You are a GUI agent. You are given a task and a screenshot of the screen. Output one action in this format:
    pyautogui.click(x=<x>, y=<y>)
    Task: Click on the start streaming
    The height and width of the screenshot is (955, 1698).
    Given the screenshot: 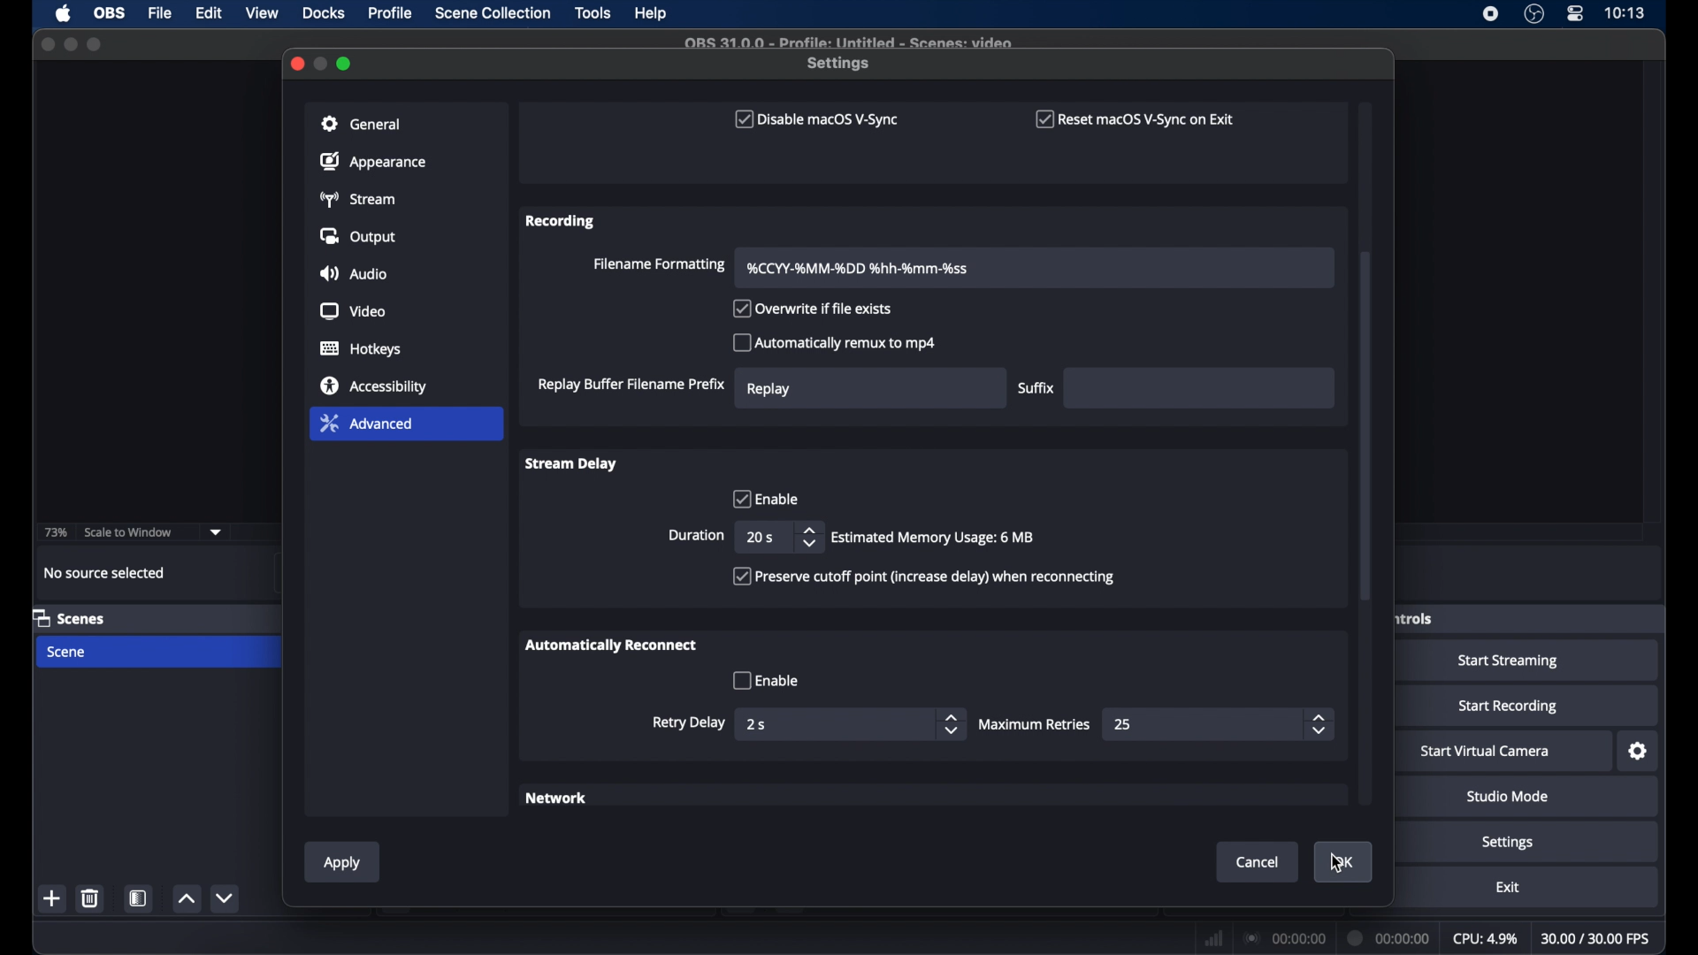 What is the action you would take?
    pyautogui.click(x=1509, y=661)
    